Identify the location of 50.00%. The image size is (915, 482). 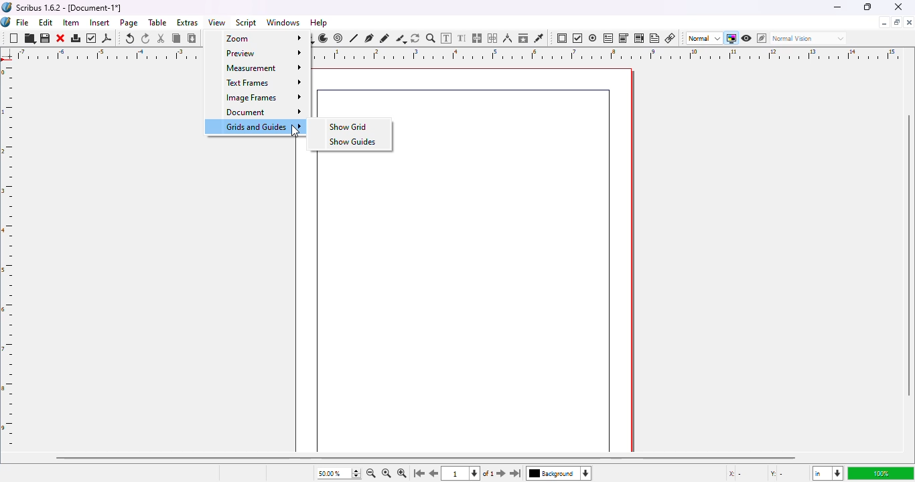
(326, 473).